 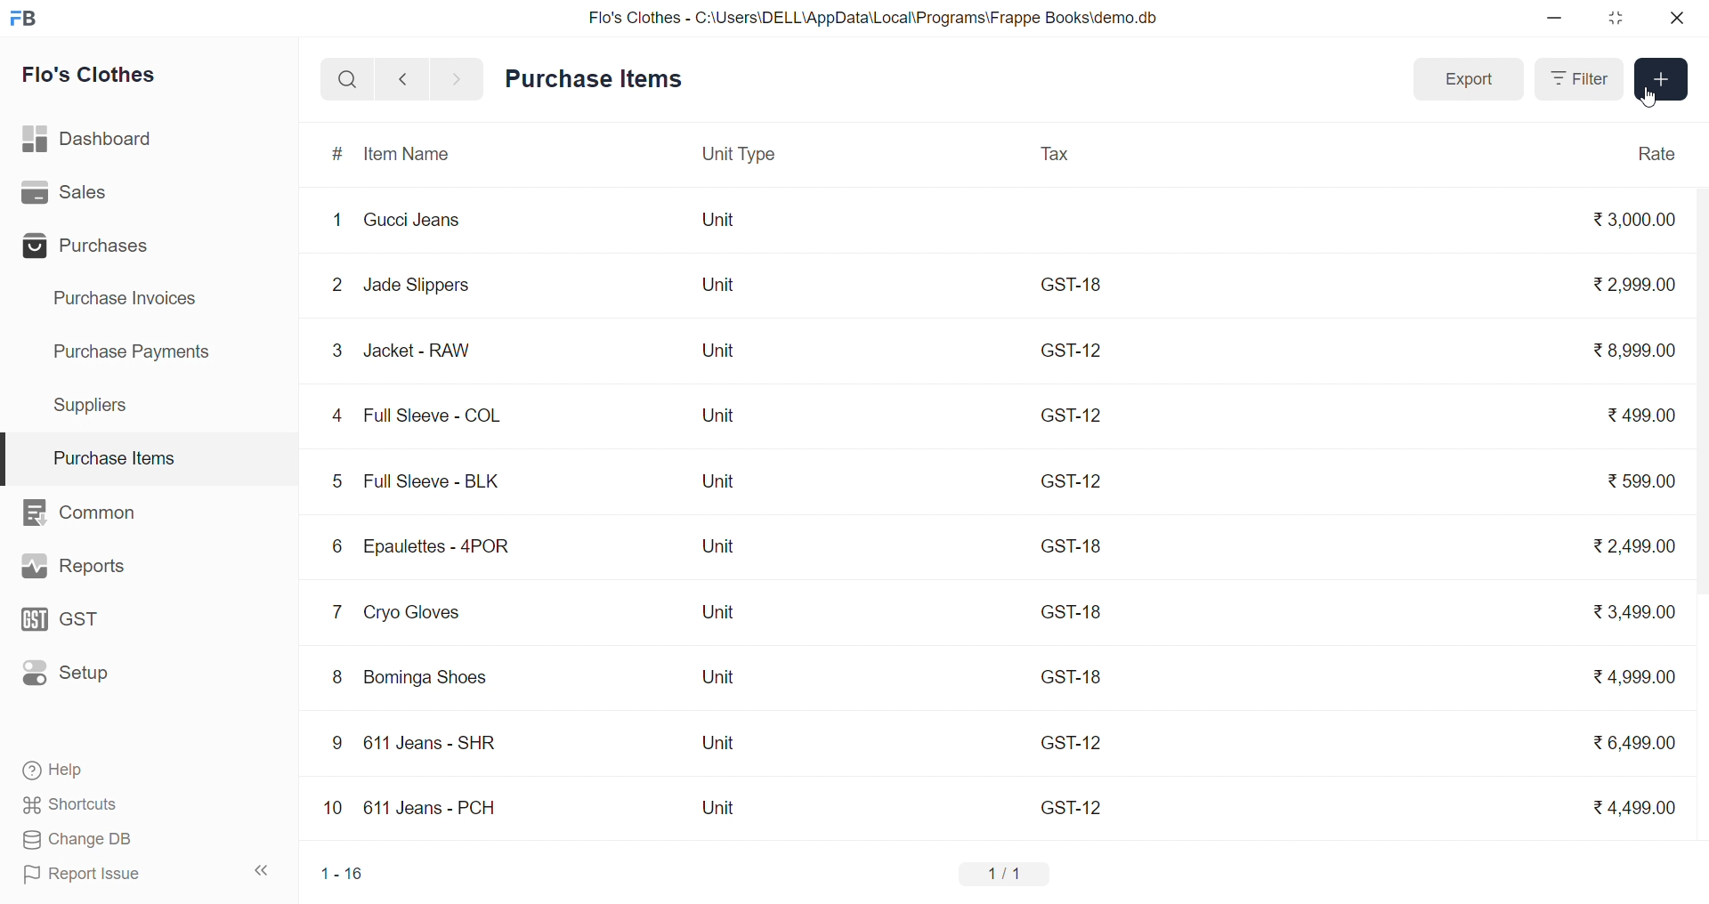 I want to click on ₹4,999.00, so click(x=1625, y=676).